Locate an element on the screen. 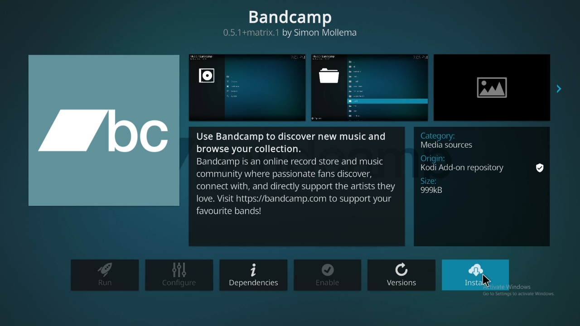  enable is located at coordinates (326, 274).